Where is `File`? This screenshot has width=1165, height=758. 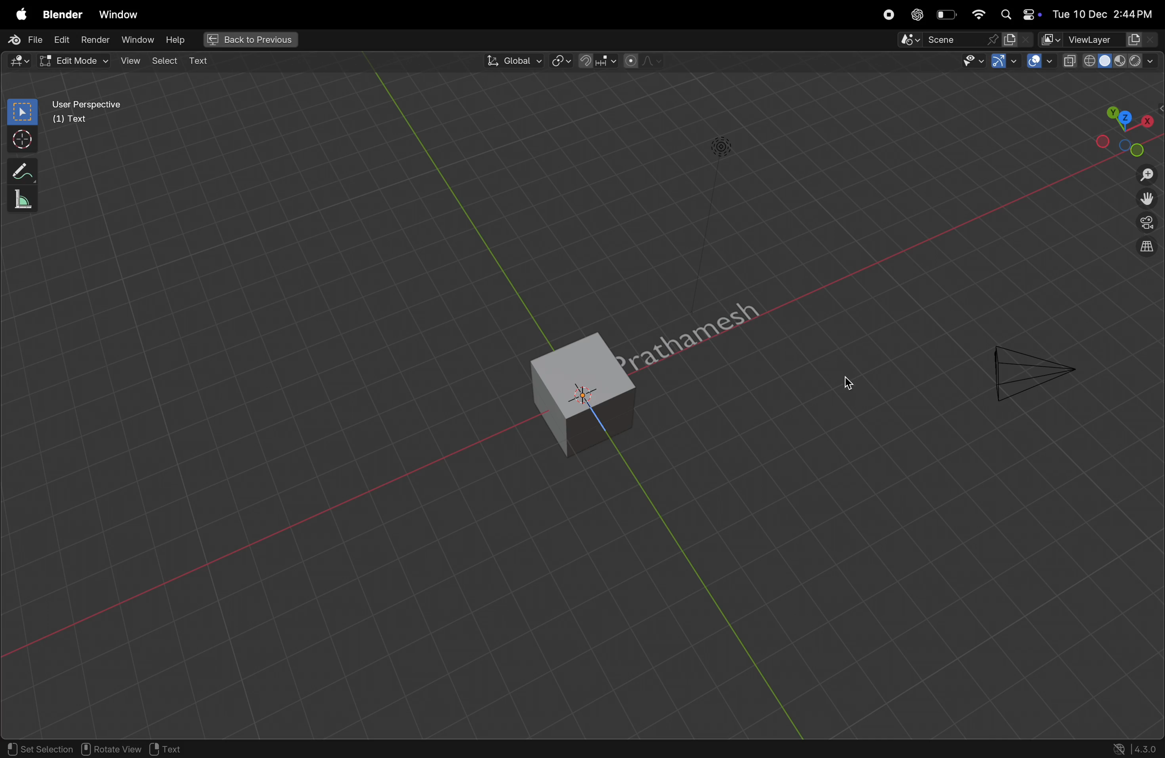 File is located at coordinates (26, 39).